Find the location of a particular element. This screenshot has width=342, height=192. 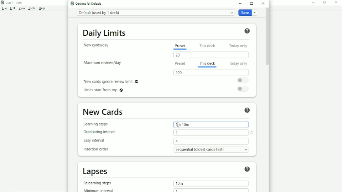

Preset is located at coordinates (180, 63).